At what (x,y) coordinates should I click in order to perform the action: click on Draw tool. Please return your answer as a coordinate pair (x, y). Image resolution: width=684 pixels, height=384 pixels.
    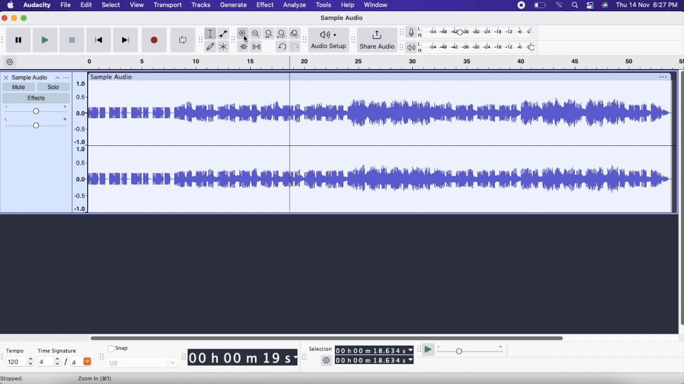
    Looking at the image, I should click on (211, 46).